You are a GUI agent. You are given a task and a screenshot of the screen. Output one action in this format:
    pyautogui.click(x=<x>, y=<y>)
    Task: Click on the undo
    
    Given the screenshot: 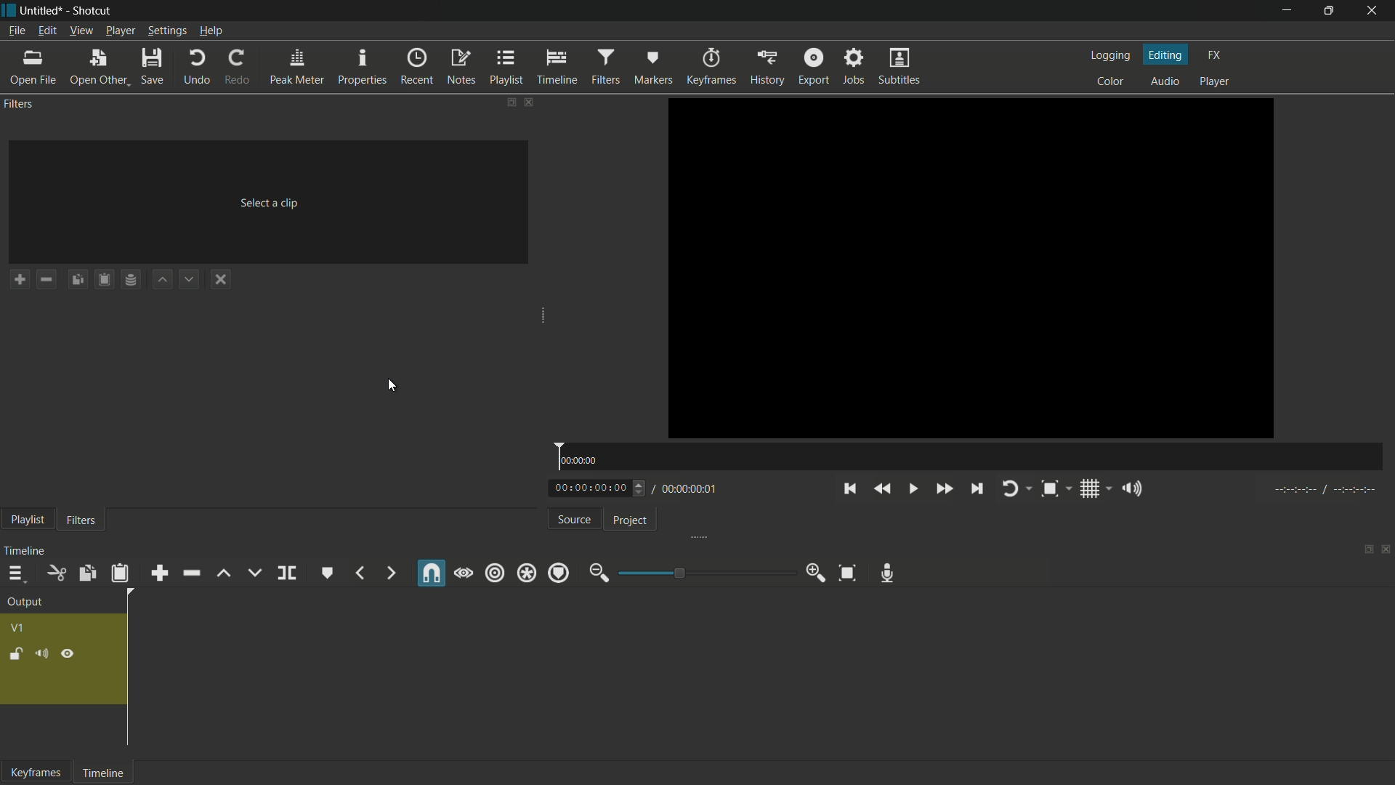 What is the action you would take?
    pyautogui.click(x=195, y=65)
    